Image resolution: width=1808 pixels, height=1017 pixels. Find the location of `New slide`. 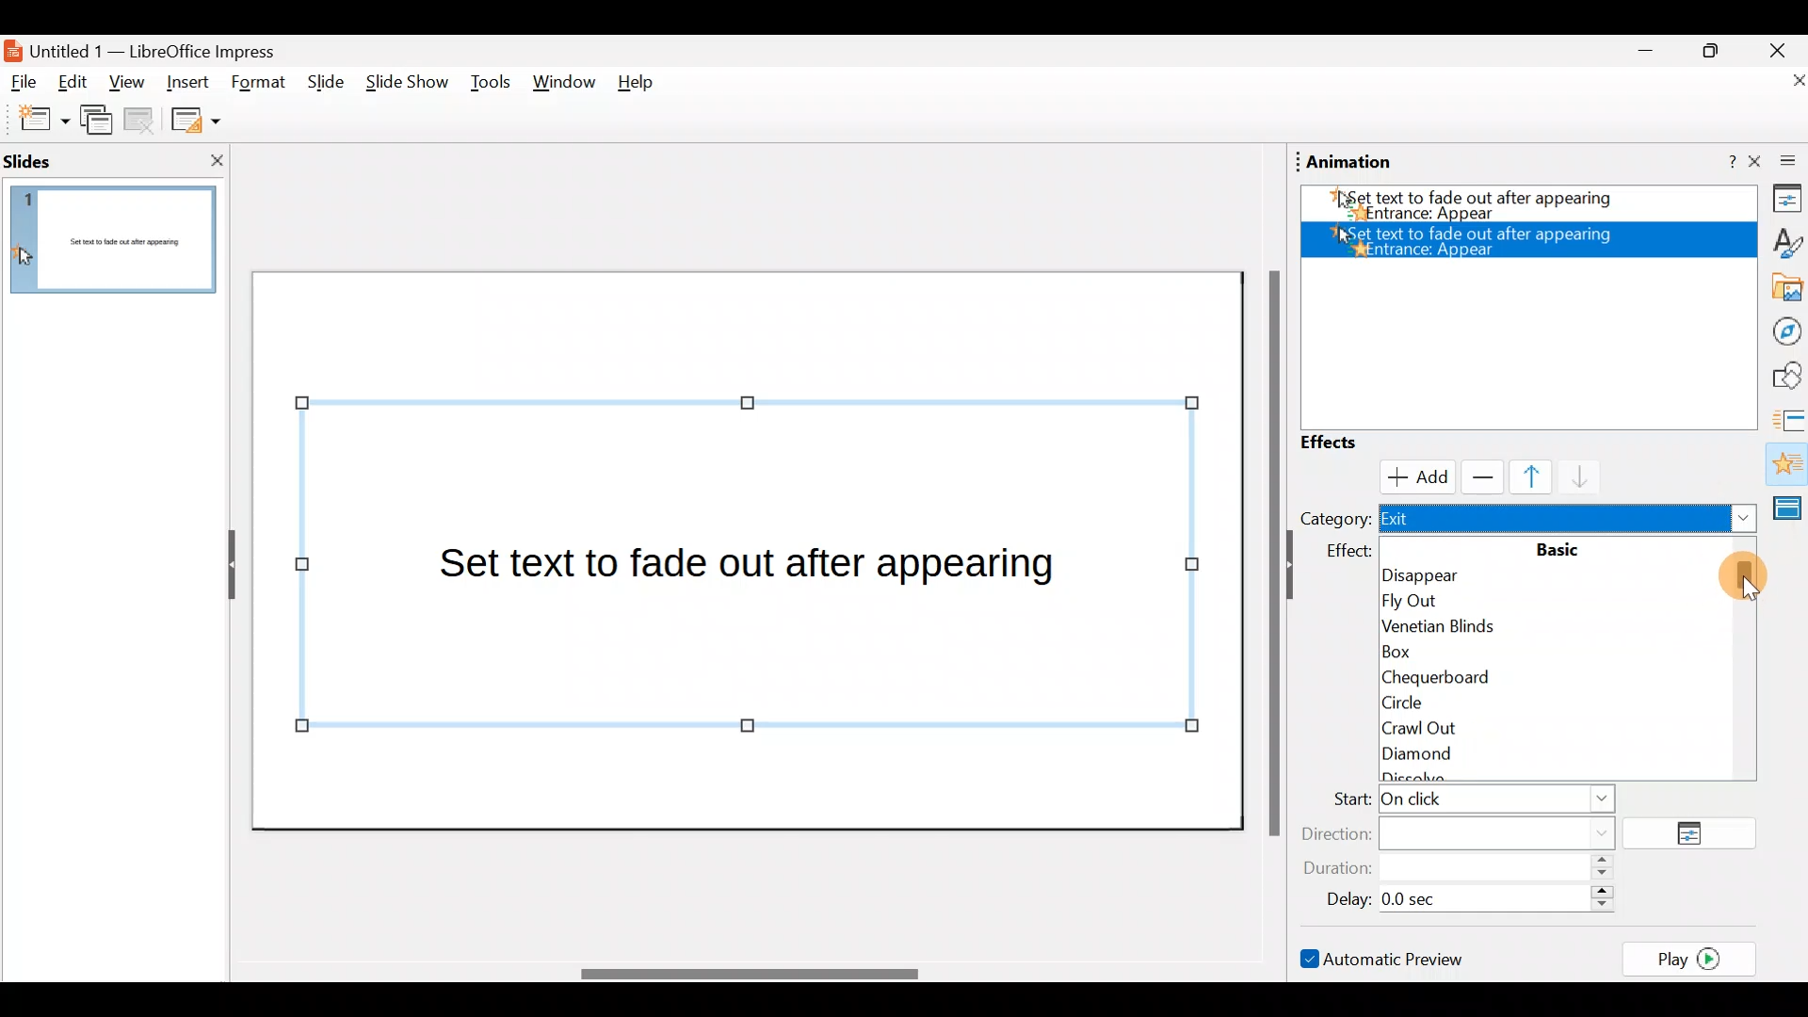

New slide is located at coordinates (35, 120).